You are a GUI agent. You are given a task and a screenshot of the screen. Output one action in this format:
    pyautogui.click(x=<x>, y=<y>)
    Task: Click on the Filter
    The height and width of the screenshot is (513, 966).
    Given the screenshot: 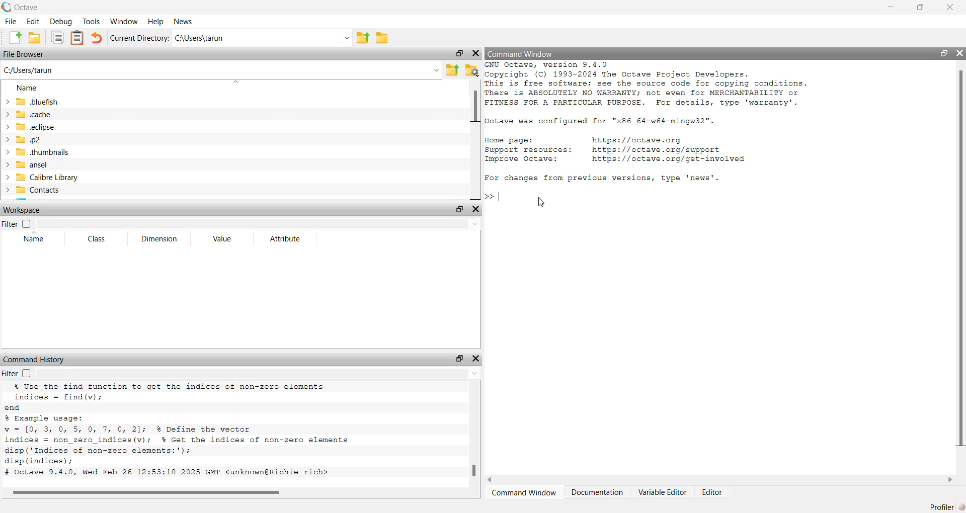 What is the action you would take?
    pyautogui.click(x=10, y=225)
    